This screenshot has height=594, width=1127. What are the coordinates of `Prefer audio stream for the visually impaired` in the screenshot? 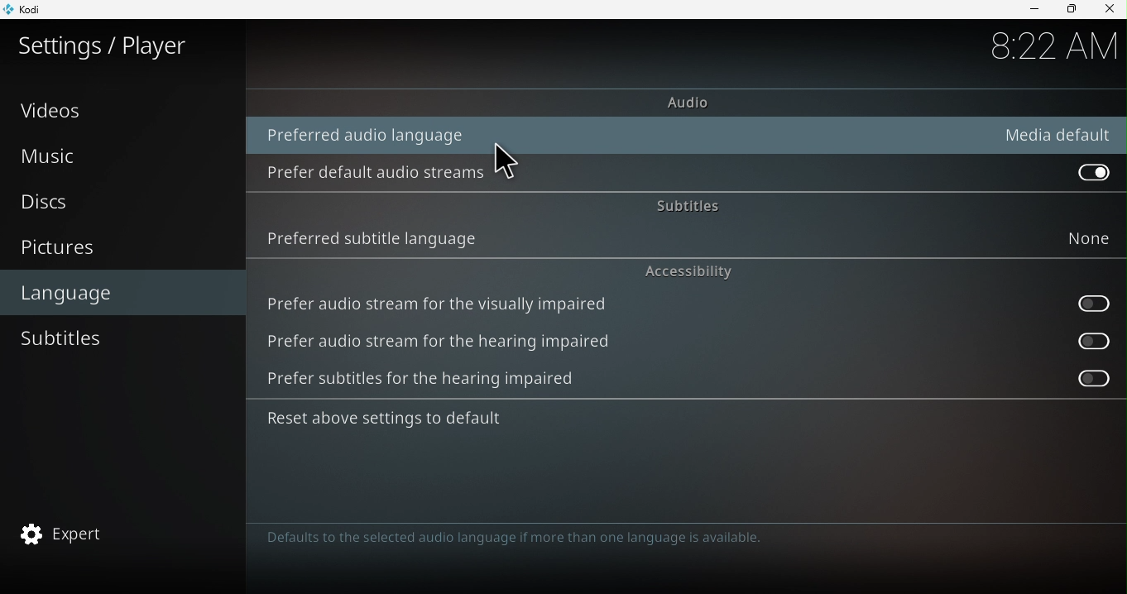 It's located at (1086, 305).